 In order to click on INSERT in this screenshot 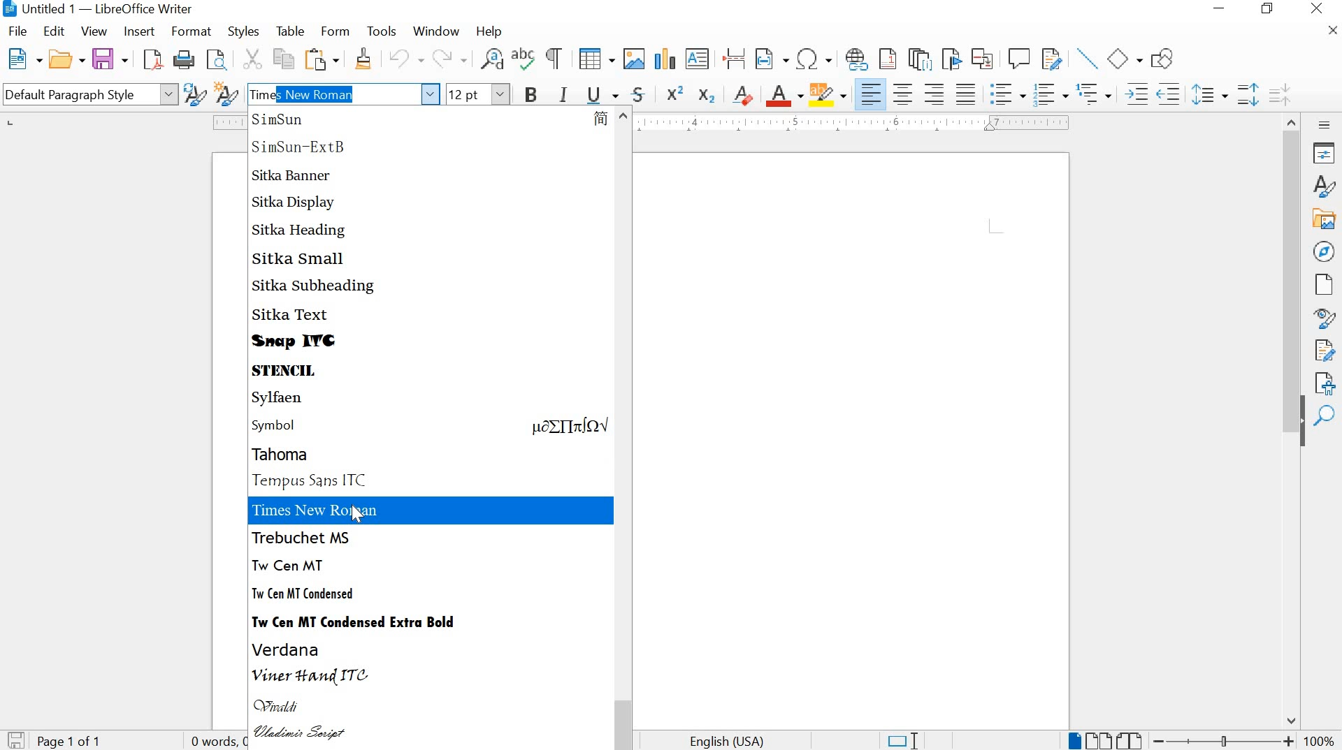, I will do `click(137, 31)`.